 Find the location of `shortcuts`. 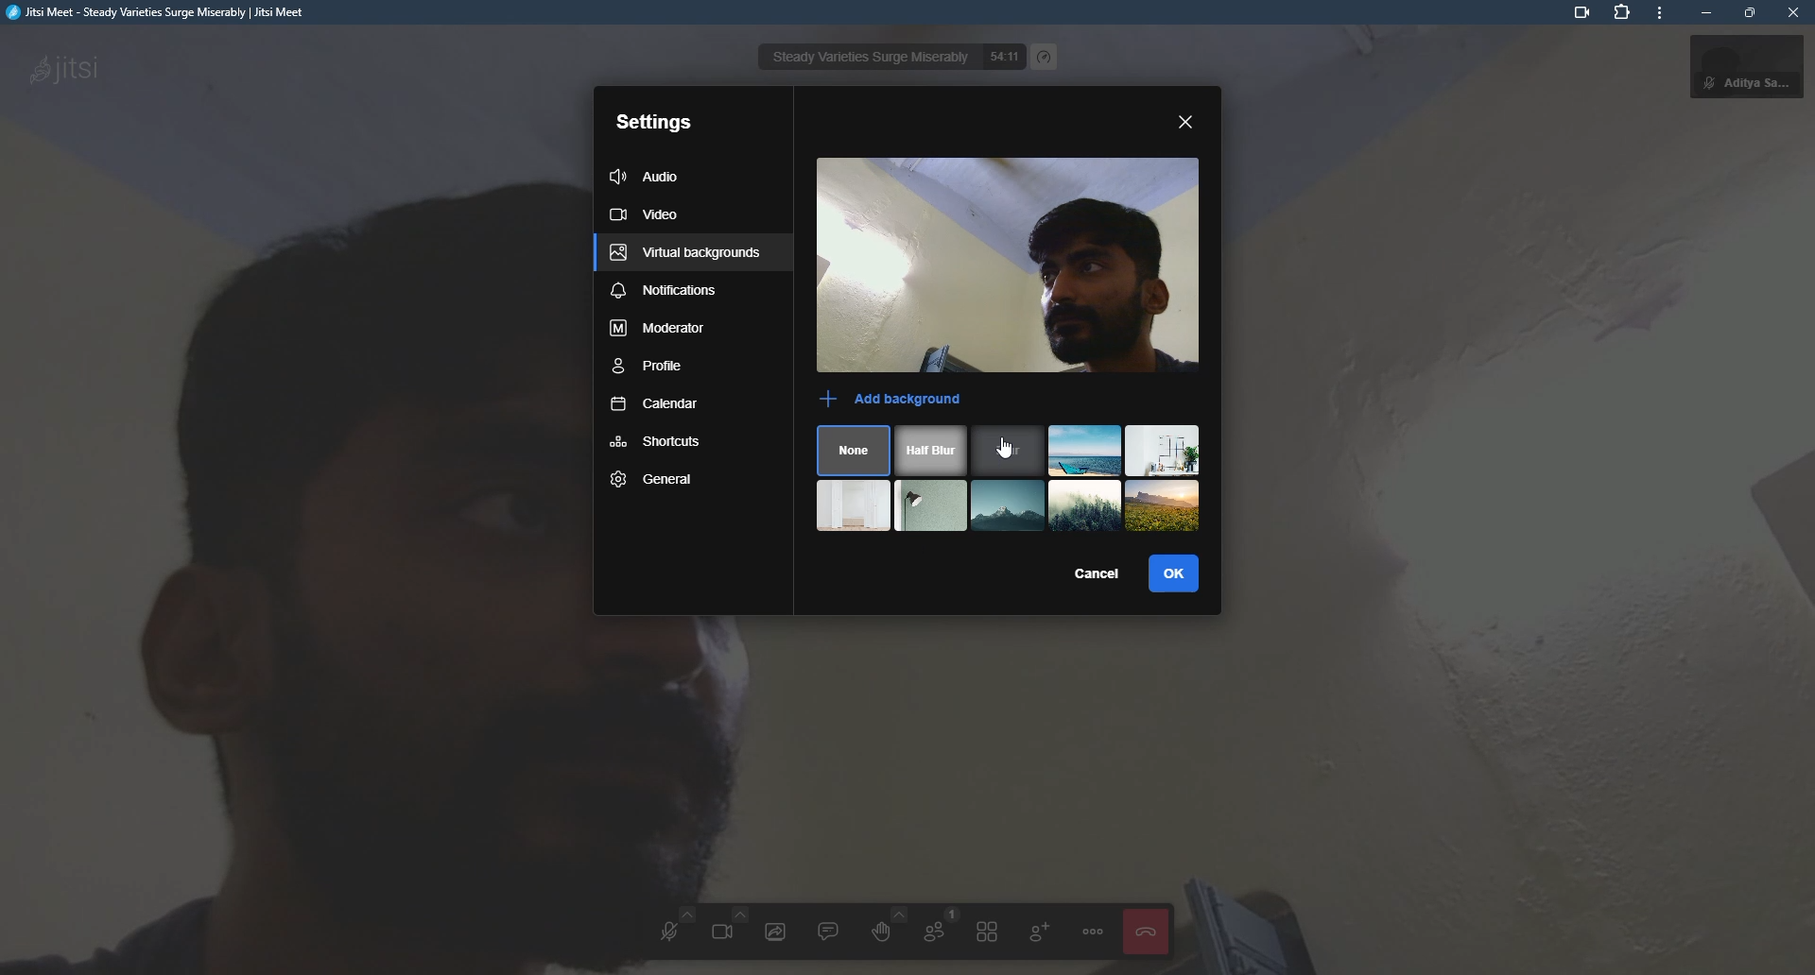

shortcuts is located at coordinates (658, 443).